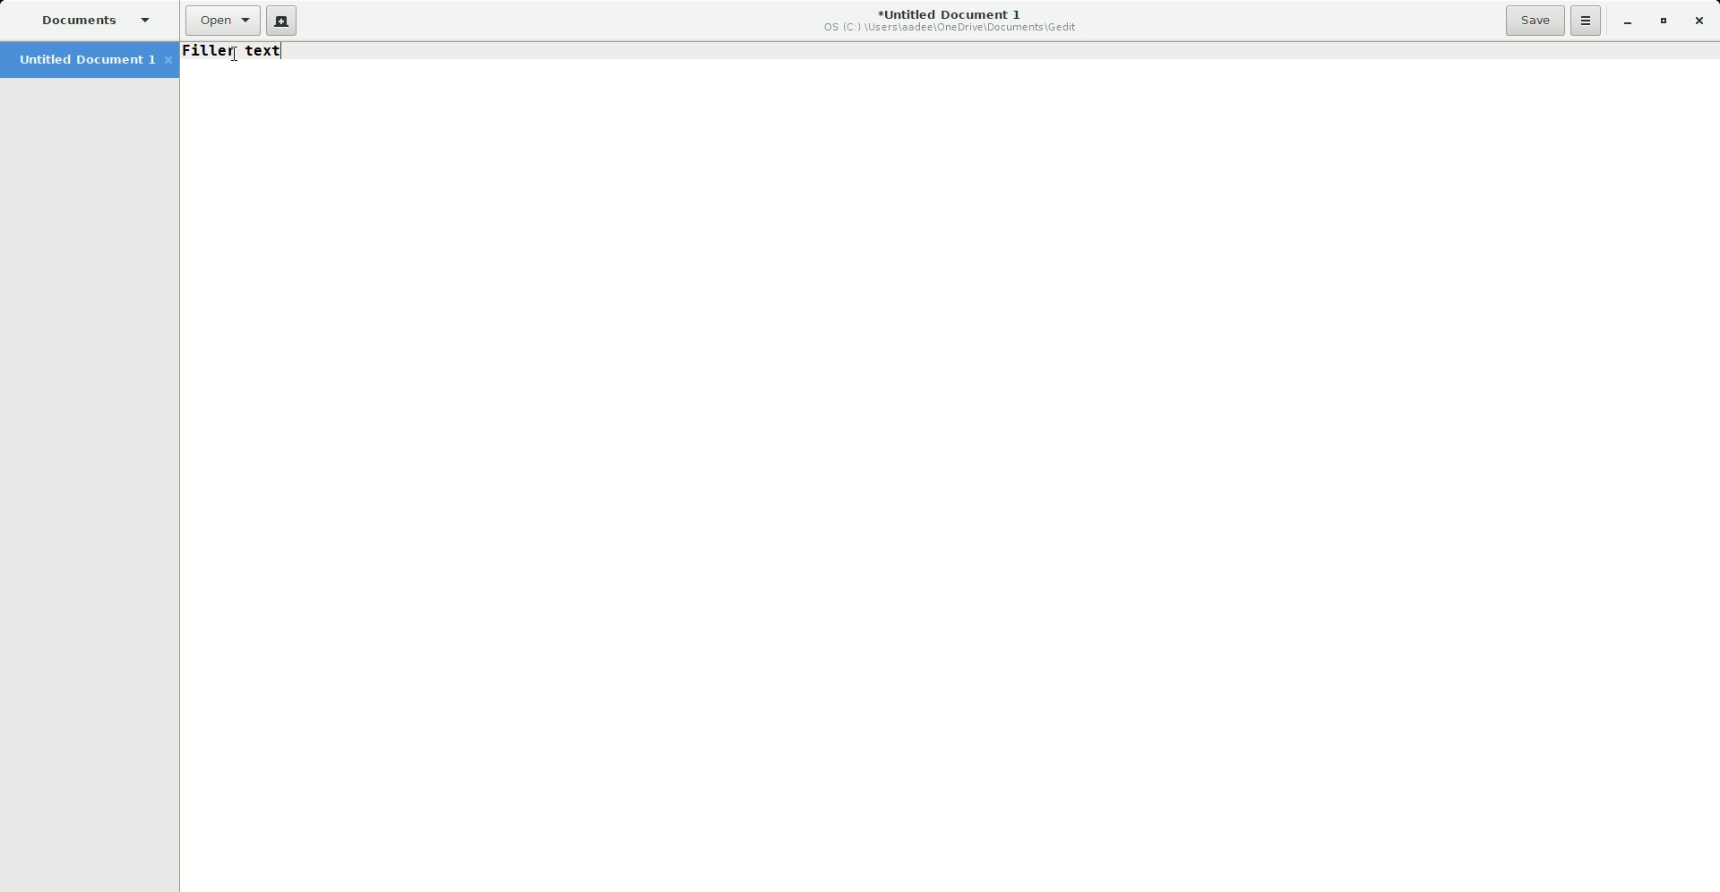 The width and height of the screenshot is (1720, 892). What do you see at coordinates (1702, 21) in the screenshot?
I see `Close` at bounding box center [1702, 21].